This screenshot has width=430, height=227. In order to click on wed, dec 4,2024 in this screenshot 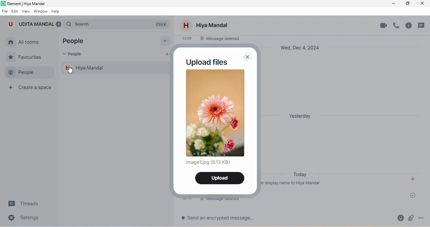, I will do `click(303, 48)`.